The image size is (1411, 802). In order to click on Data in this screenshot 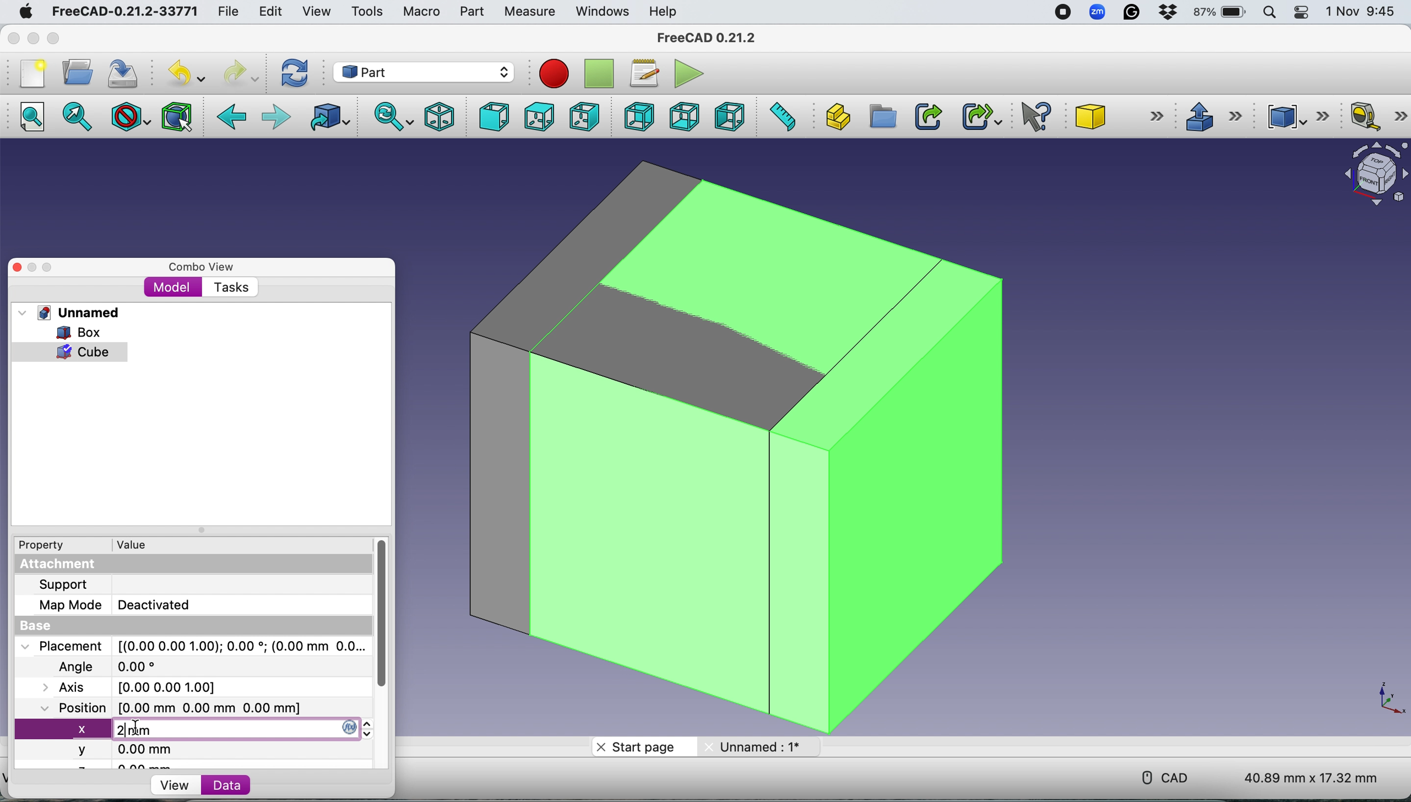, I will do `click(252, 786)`.